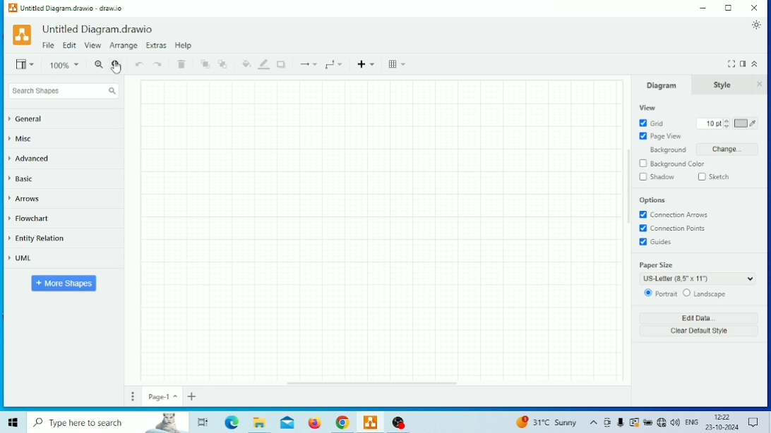 This screenshot has width=771, height=433. What do you see at coordinates (400, 422) in the screenshot?
I see `OBS Studio` at bounding box center [400, 422].